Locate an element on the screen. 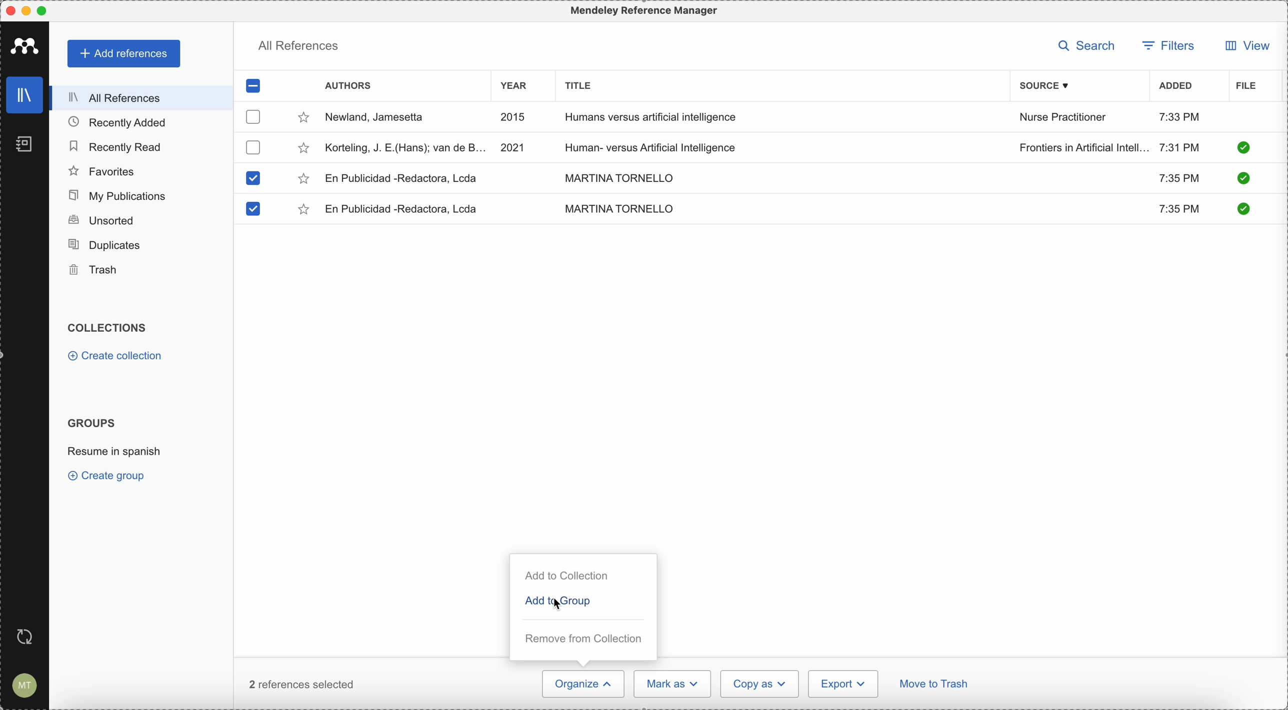 The height and width of the screenshot is (710, 1288). Newland, Jamesetta is located at coordinates (379, 118).